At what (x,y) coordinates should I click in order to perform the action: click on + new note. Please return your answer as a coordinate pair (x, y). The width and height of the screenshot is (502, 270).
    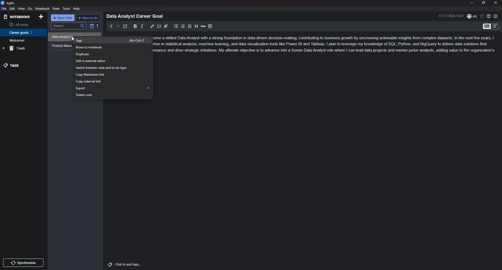
    Looking at the image, I should click on (63, 18).